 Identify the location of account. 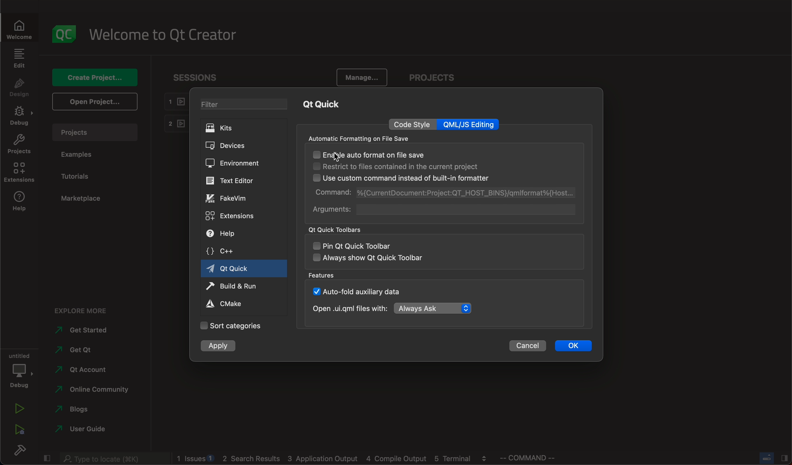
(82, 369).